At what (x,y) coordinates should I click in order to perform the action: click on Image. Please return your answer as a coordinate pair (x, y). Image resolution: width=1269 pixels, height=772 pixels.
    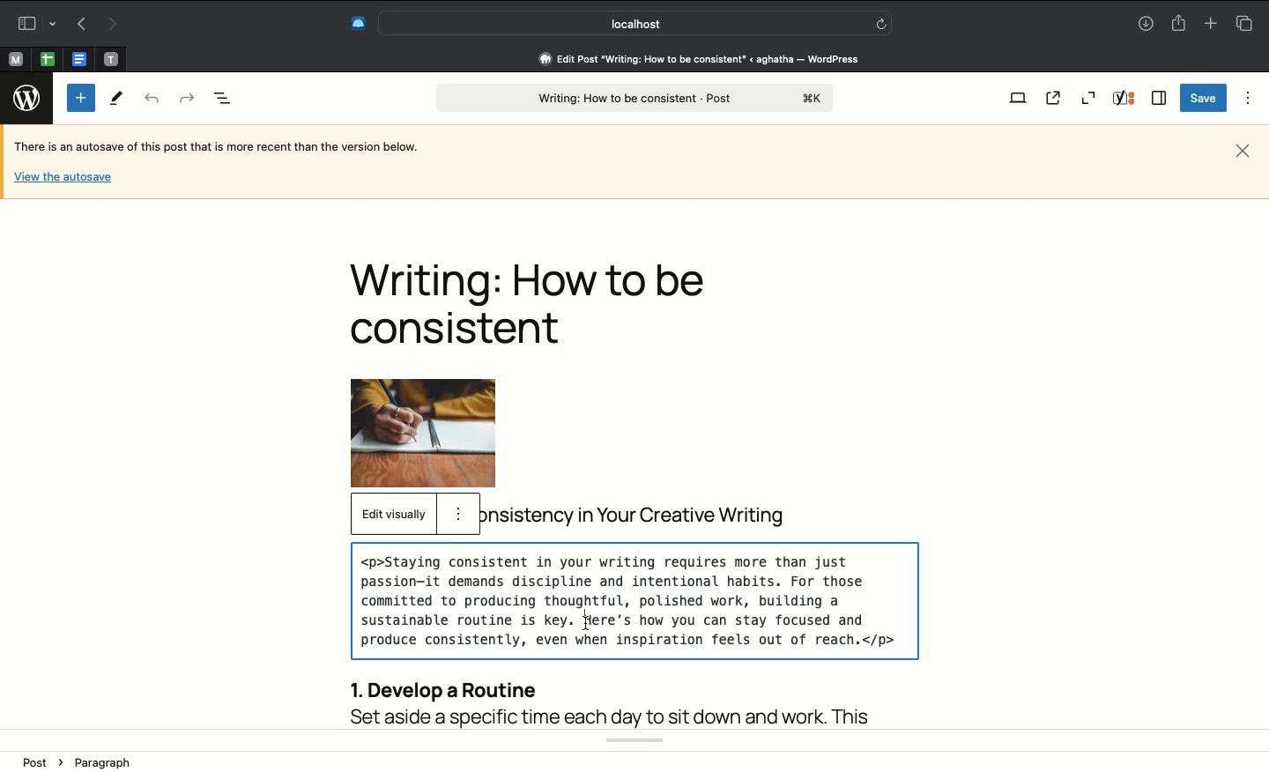
    Looking at the image, I should click on (444, 433).